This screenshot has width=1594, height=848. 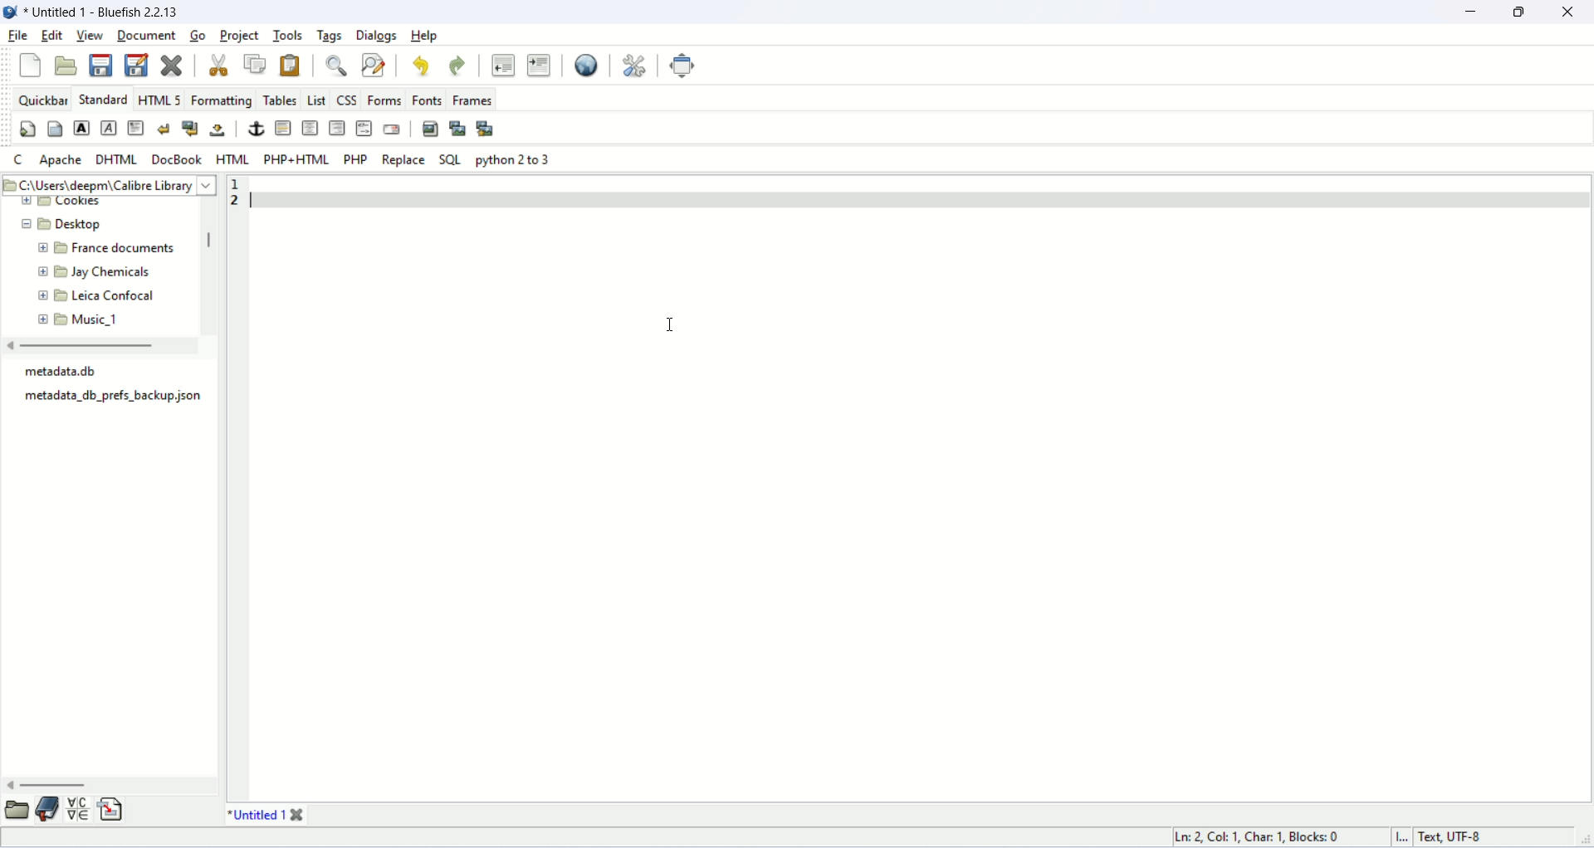 I want to click on undo, so click(x=422, y=64).